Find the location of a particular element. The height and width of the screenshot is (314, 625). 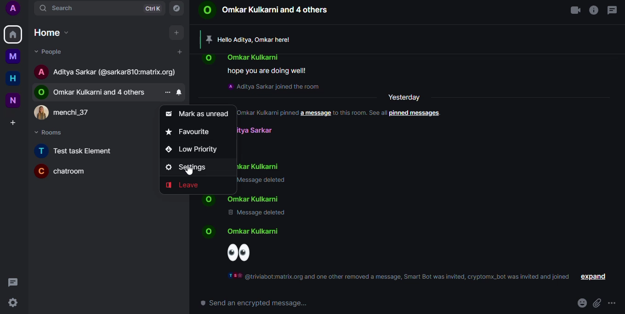

emoji is located at coordinates (580, 303).